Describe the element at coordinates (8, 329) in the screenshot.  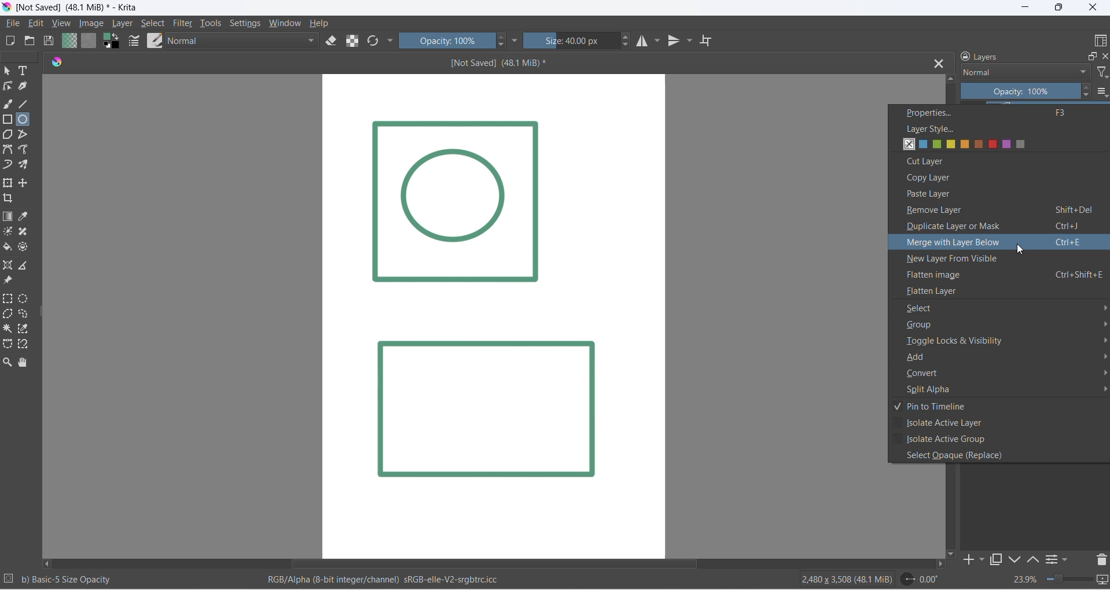
I see `contigous selection stool` at that location.